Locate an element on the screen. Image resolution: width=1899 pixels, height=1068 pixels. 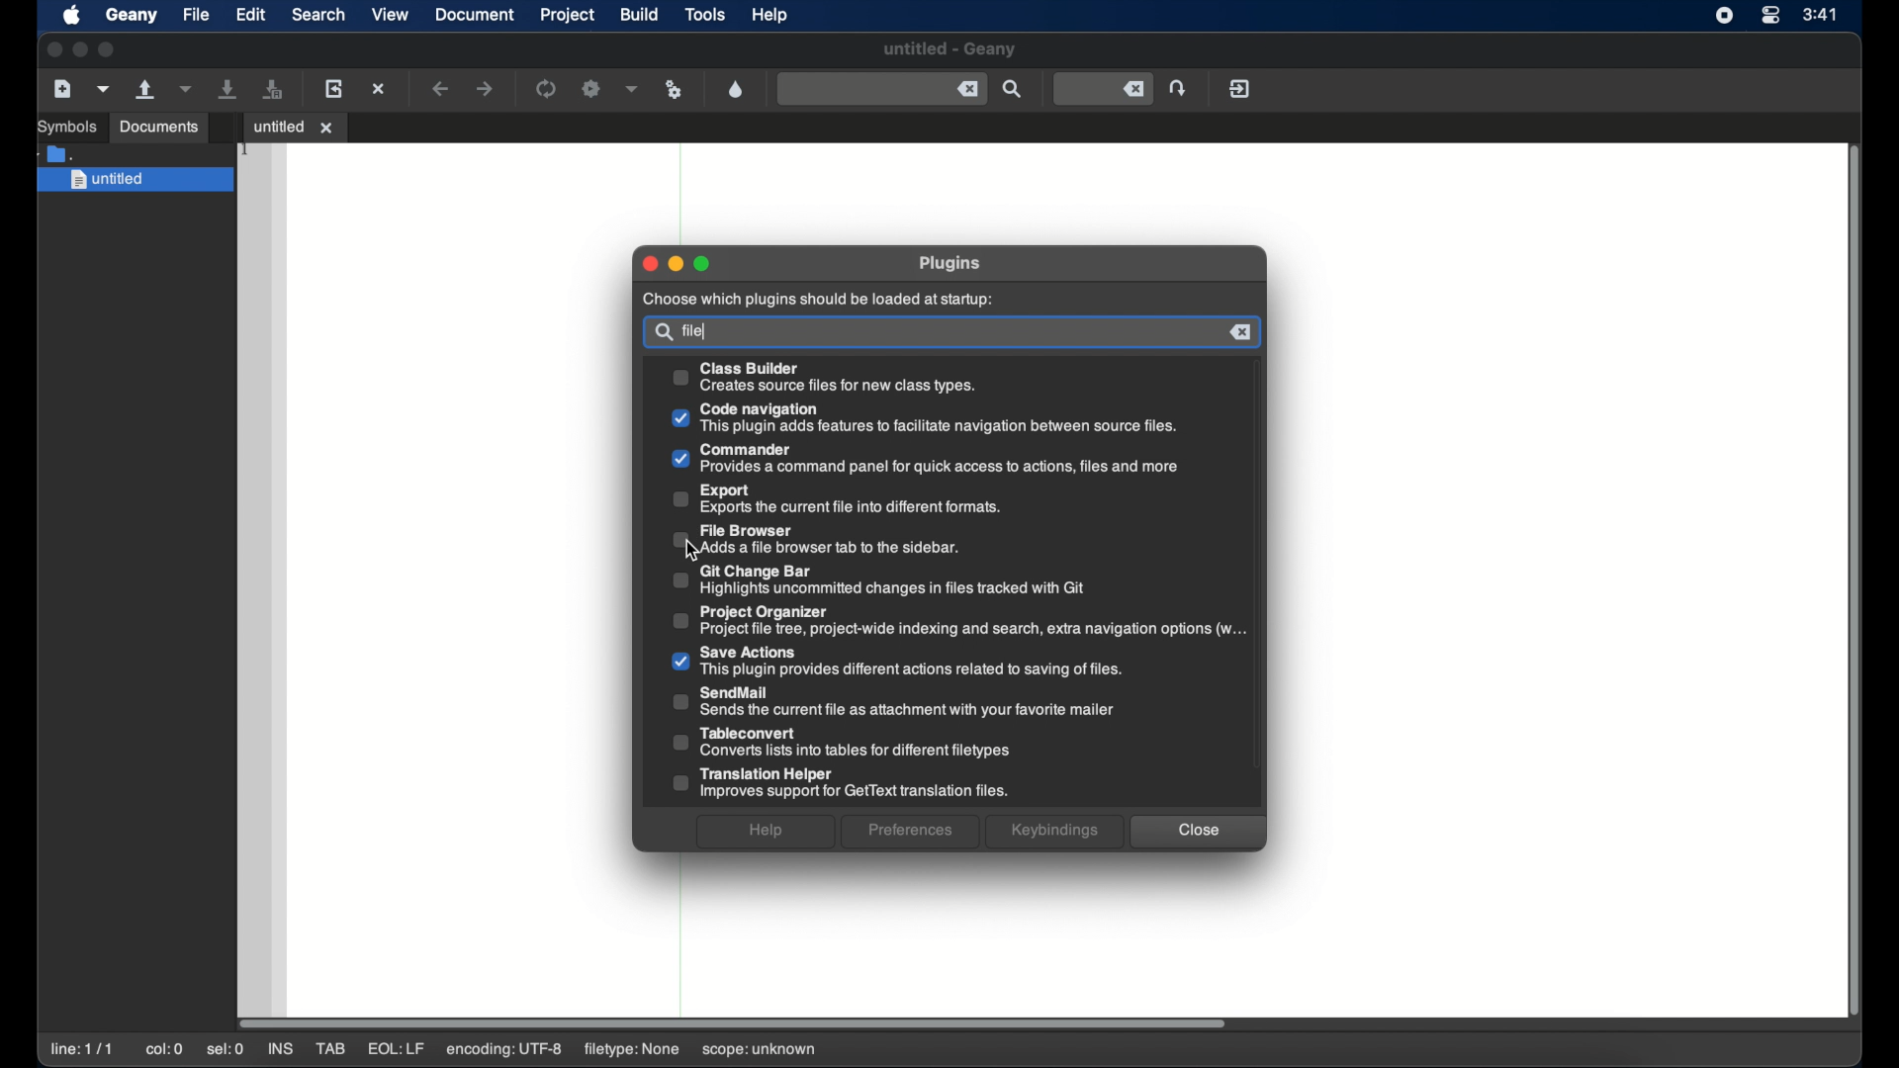
navigate back a location is located at coordinates (442, 89).